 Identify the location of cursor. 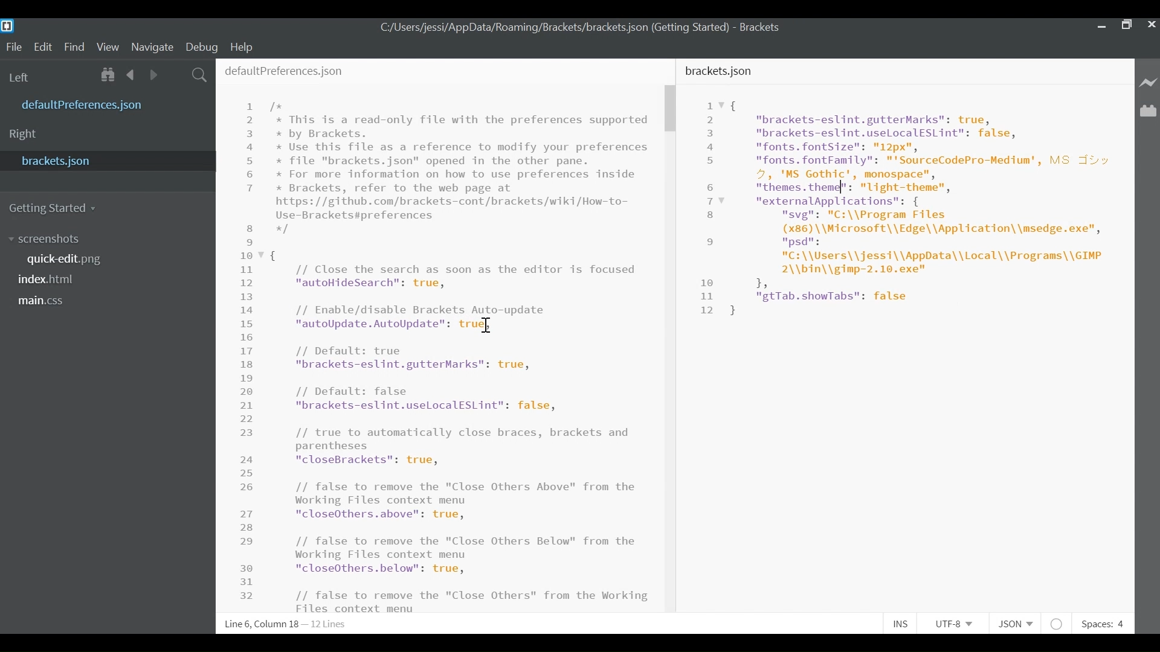
(486, 325).